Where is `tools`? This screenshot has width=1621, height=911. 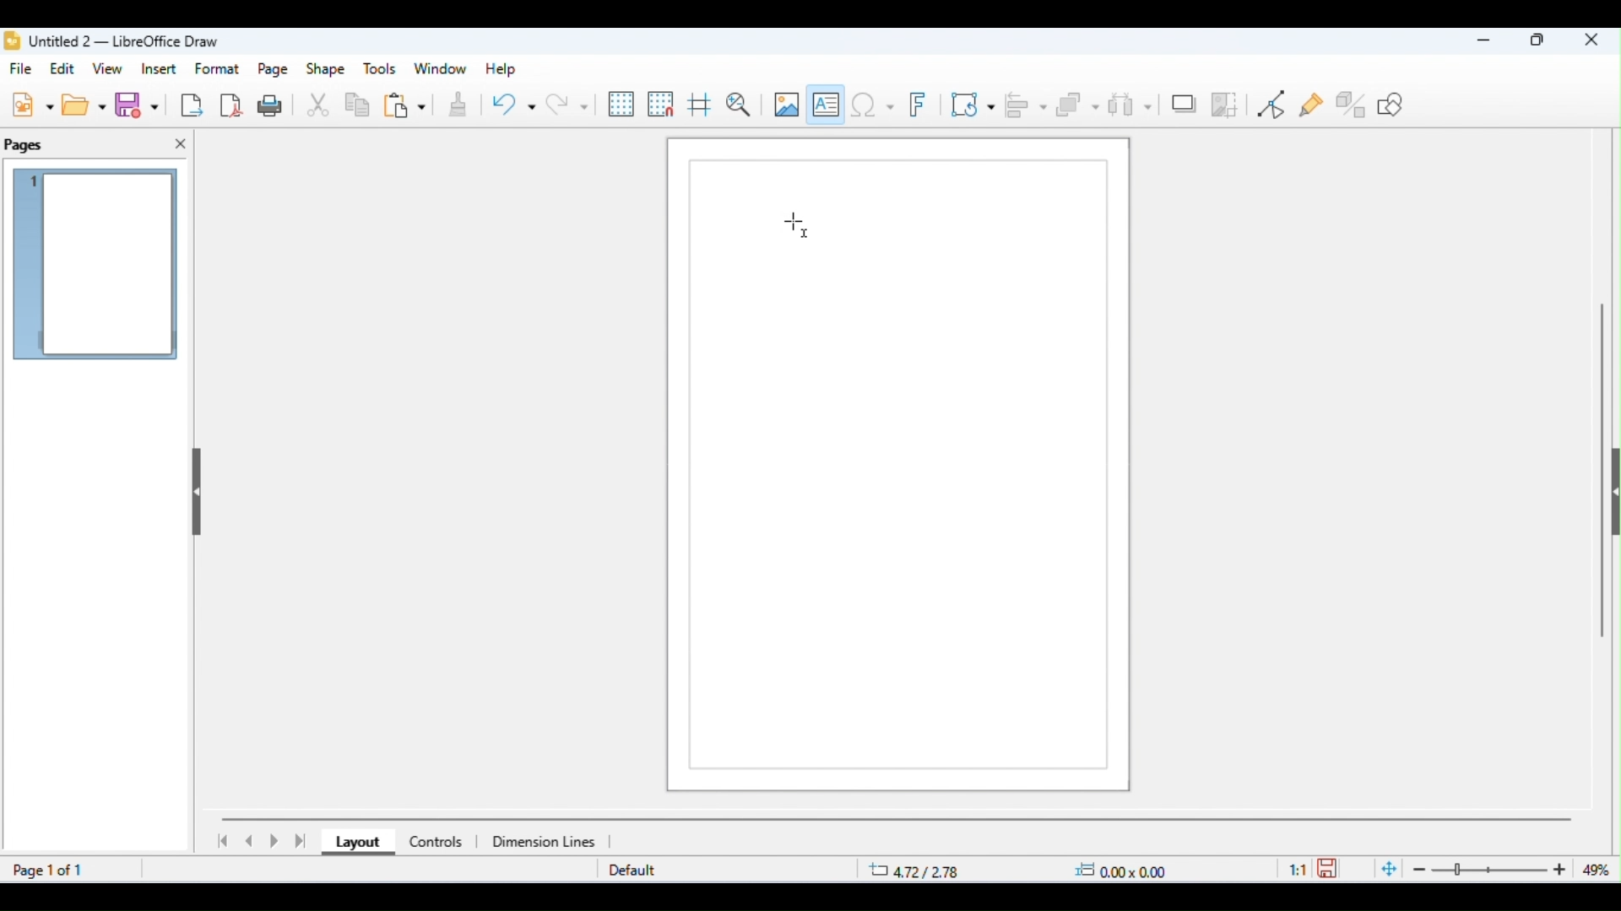 tools is located at coordinates (380, 69).